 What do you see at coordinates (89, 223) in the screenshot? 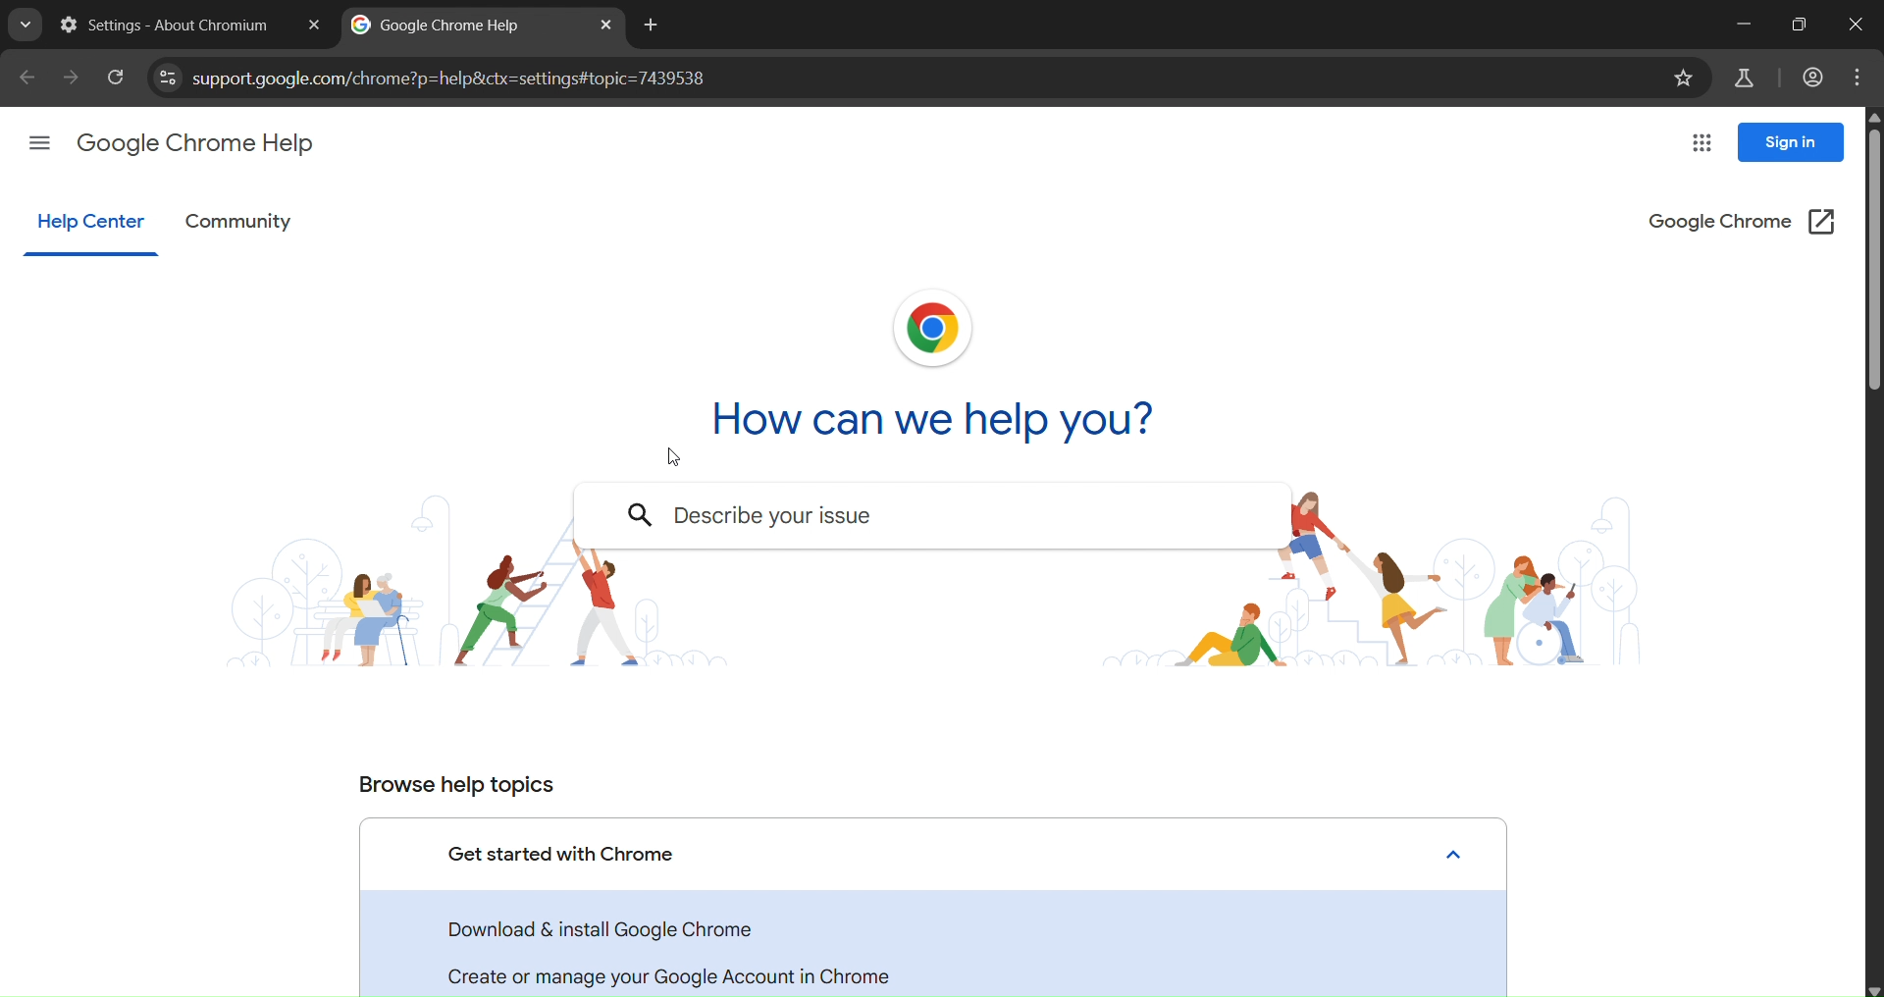
I see `help center` at bounding box center [89, 223].